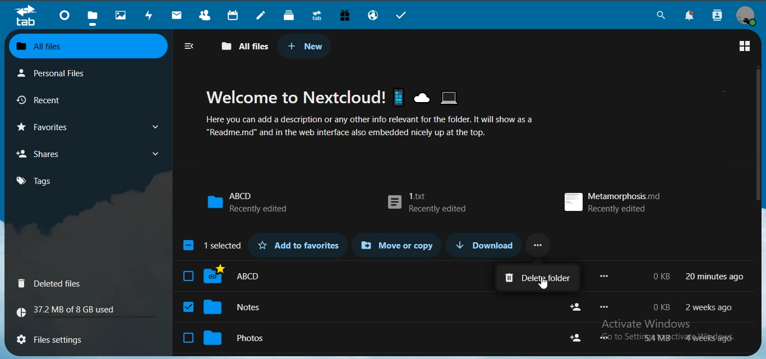 This screenshot has width=766, height=359. What do you see at coordinates (93, 15) in the screenshot?
I see `files` at bounding box center [93, 15].